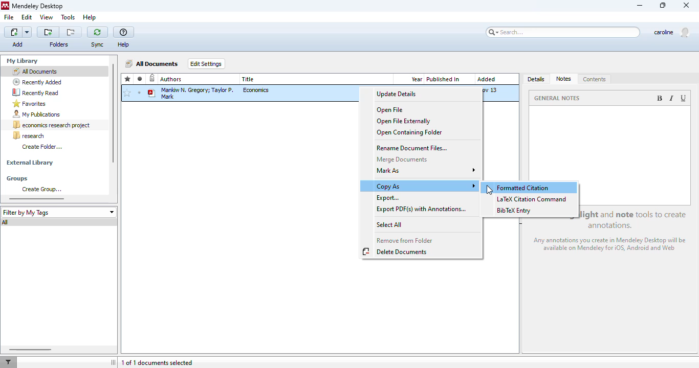 The width and height of the screenshot is (699, 368). Describe the element at coordinates (611, 245) in the screenshot. I see `any annotations you create in Mendeley Desktop will be available on Mendeley for iOS, android and web.` at that location.